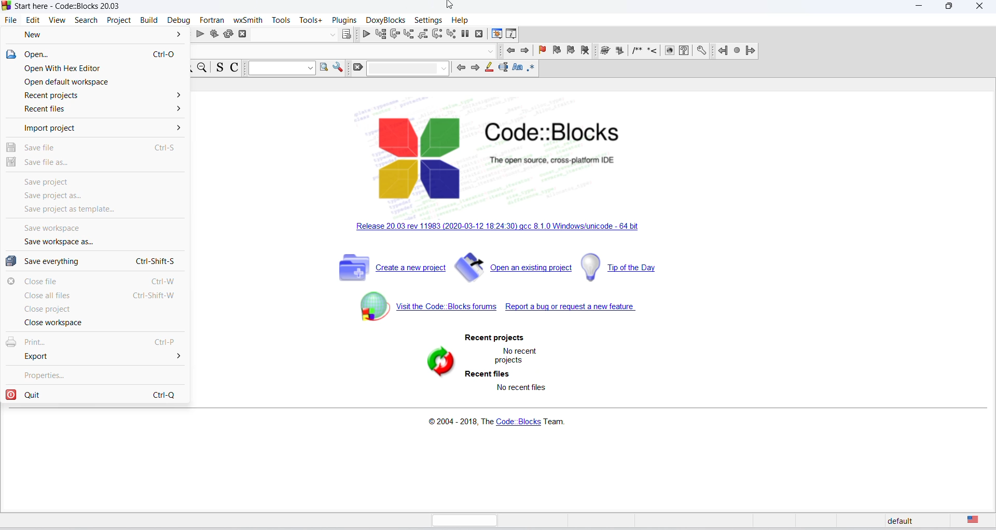 The height and width of the screenshot is (530, 996). What do you see at coordinates (488, 376) in the screenshot?
I see `recent files` at bounding box center [488, 376].